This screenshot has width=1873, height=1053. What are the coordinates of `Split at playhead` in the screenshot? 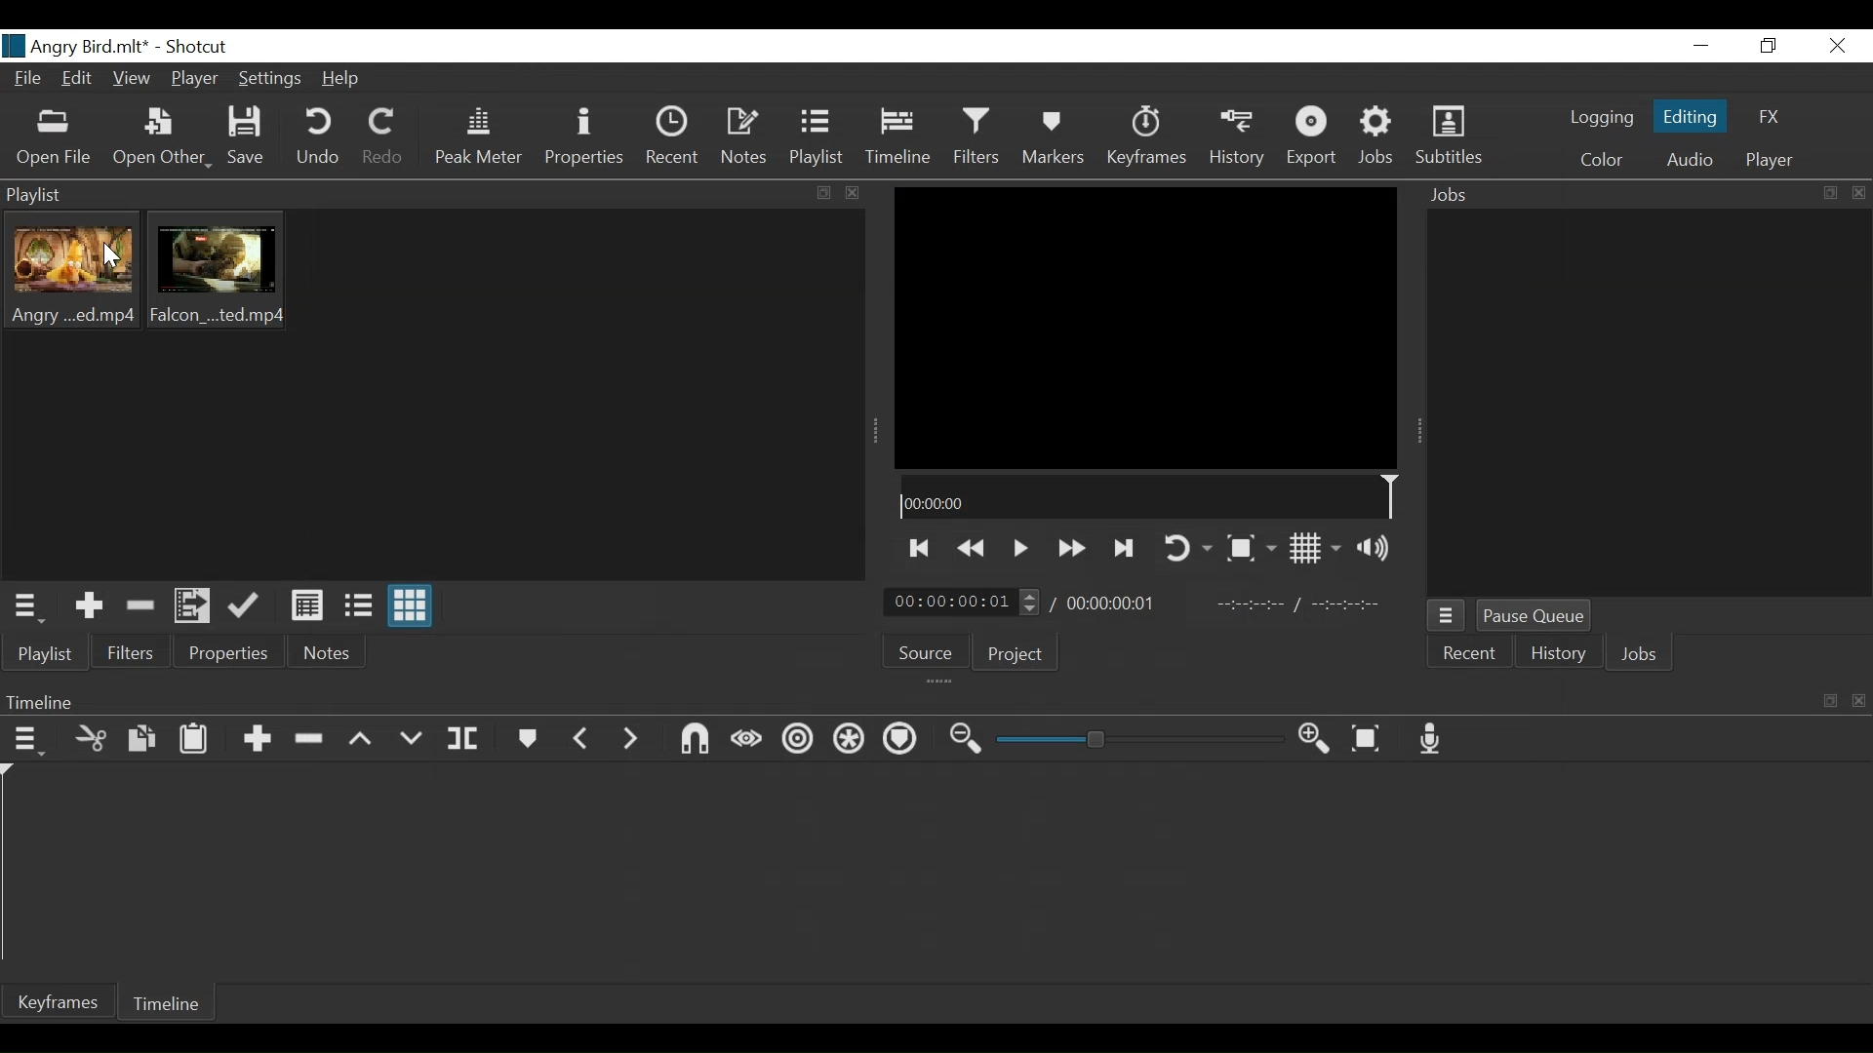 It's located at (465, 737).